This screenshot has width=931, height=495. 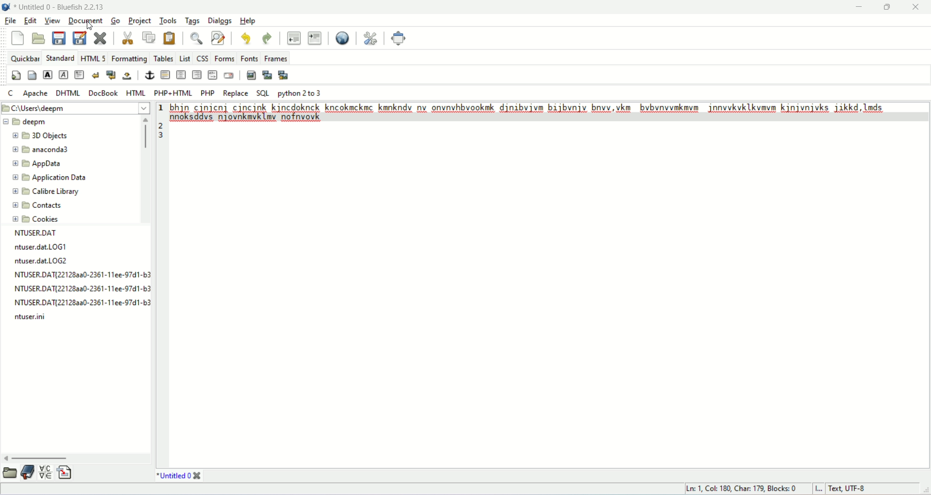 What do you see at coordinates (6, 7) in the screenshot?
I see `logo` at bounding box center [6, 7].